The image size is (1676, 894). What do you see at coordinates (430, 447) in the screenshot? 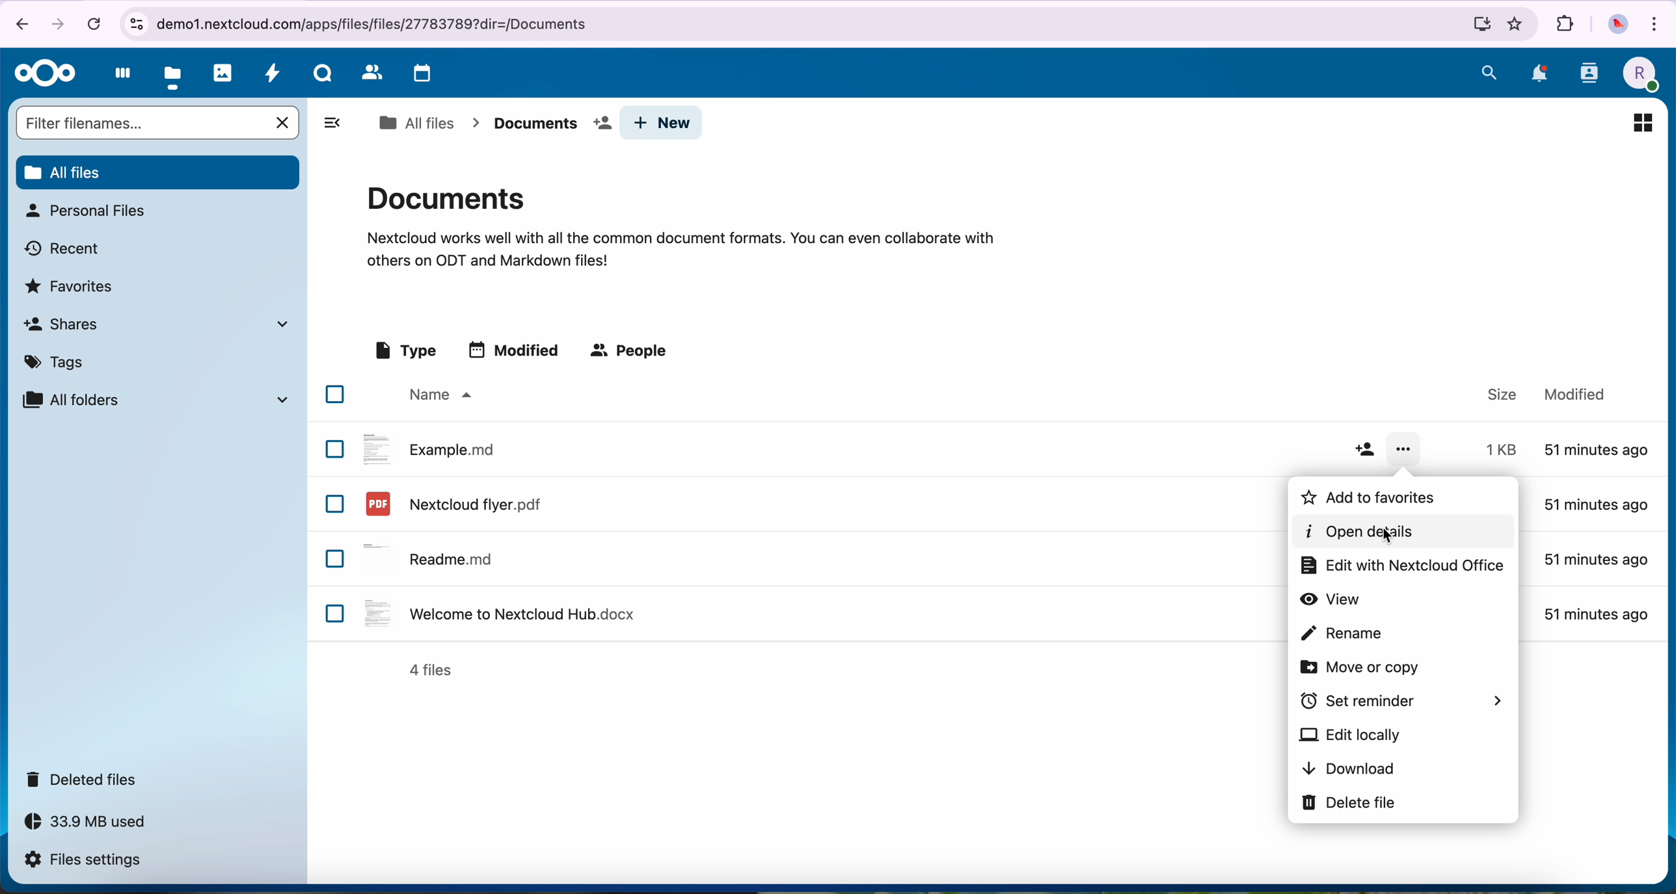
I see `example.md` at bounding box center [430, 447].